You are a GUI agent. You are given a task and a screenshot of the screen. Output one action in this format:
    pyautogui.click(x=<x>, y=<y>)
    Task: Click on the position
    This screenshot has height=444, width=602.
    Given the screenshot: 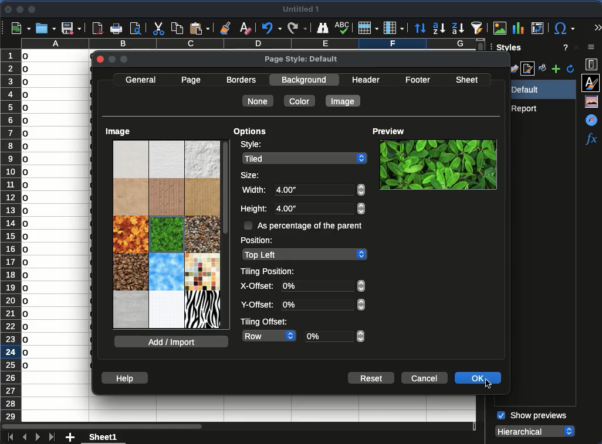 What is the action you would take?
    pyautogui.click(x=259, y=240)
    